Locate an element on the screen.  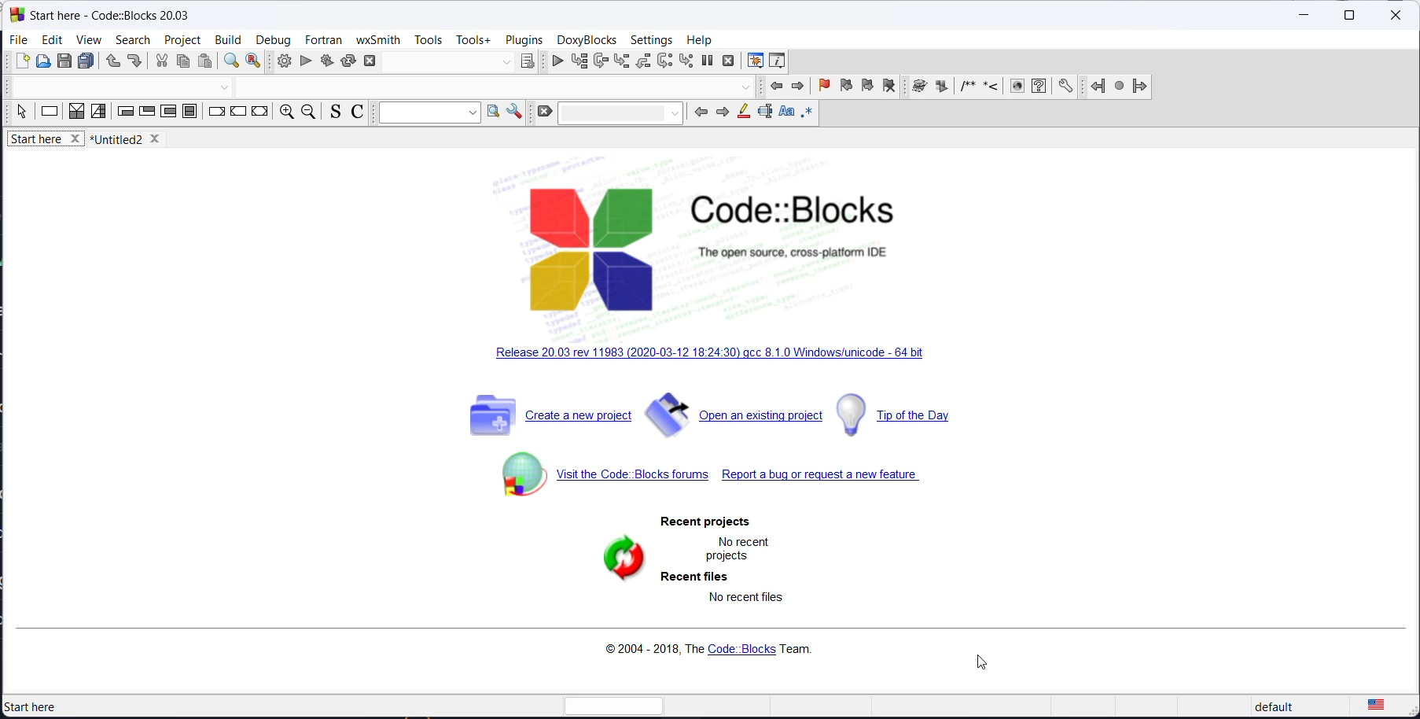
no recent files is located at coordinates (741, 603).